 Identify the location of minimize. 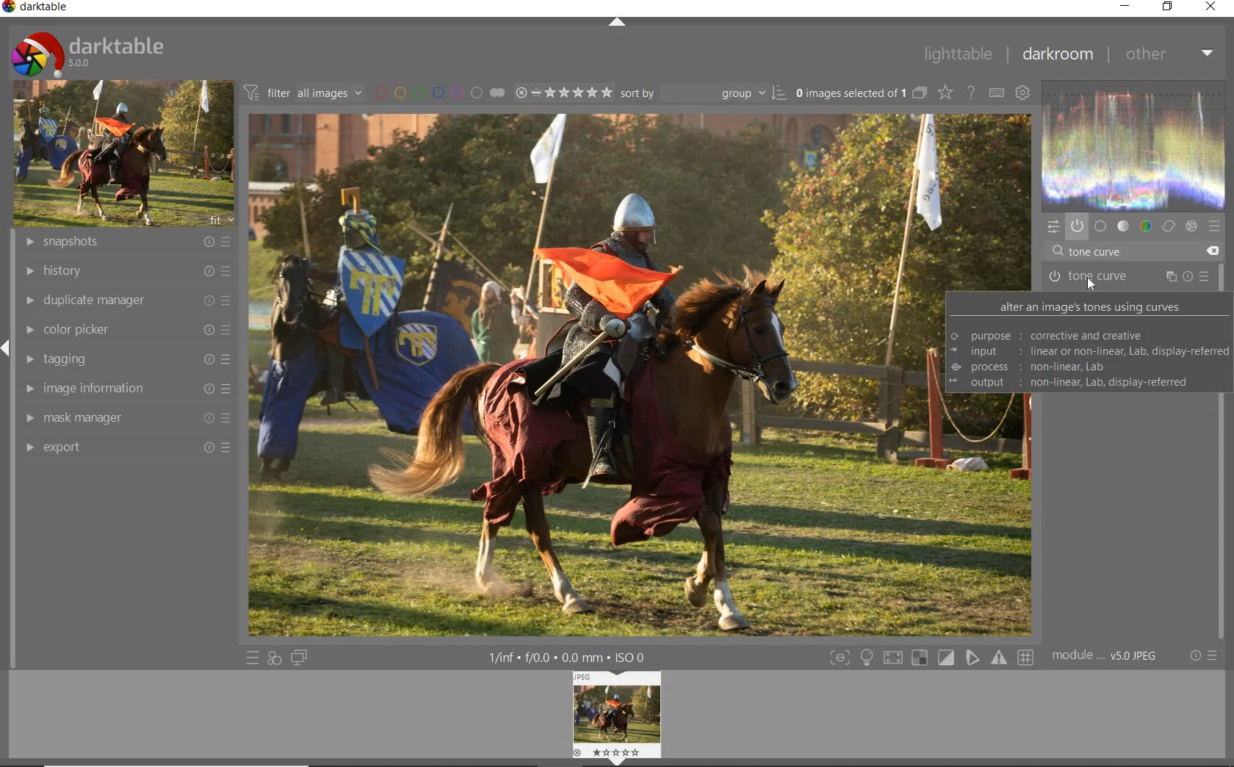
(1127, 6).